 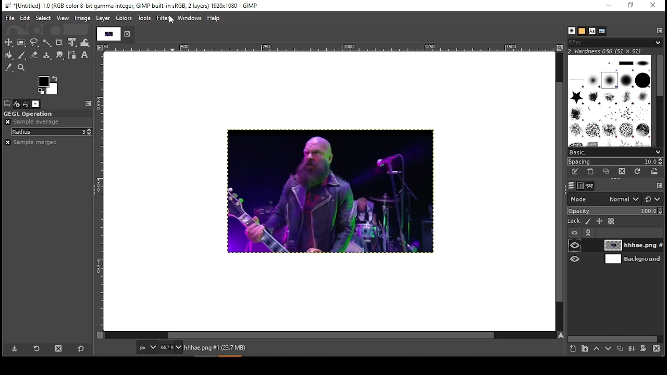 I want to click on zoom status, so click(x=171, y=347).